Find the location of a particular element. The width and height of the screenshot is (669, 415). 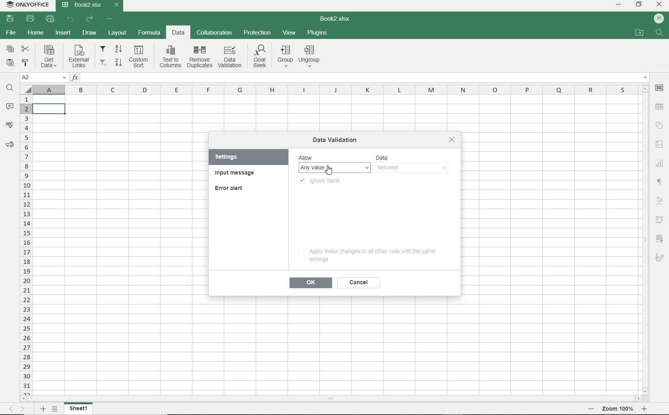

COLUMNS is located at coordinates (336, 89).